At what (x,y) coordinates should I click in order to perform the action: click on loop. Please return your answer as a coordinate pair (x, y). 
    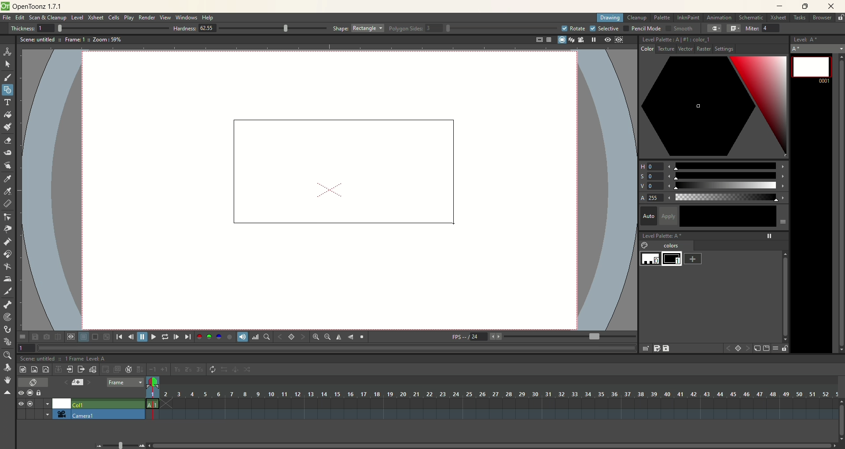
    Looking at the image, I should click on (165, 337).